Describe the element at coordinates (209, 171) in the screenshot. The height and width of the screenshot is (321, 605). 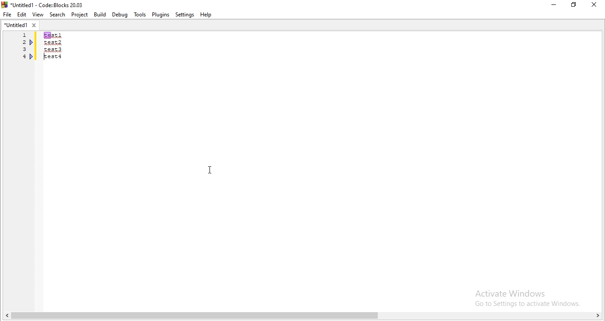
I see `cursor` at that location.